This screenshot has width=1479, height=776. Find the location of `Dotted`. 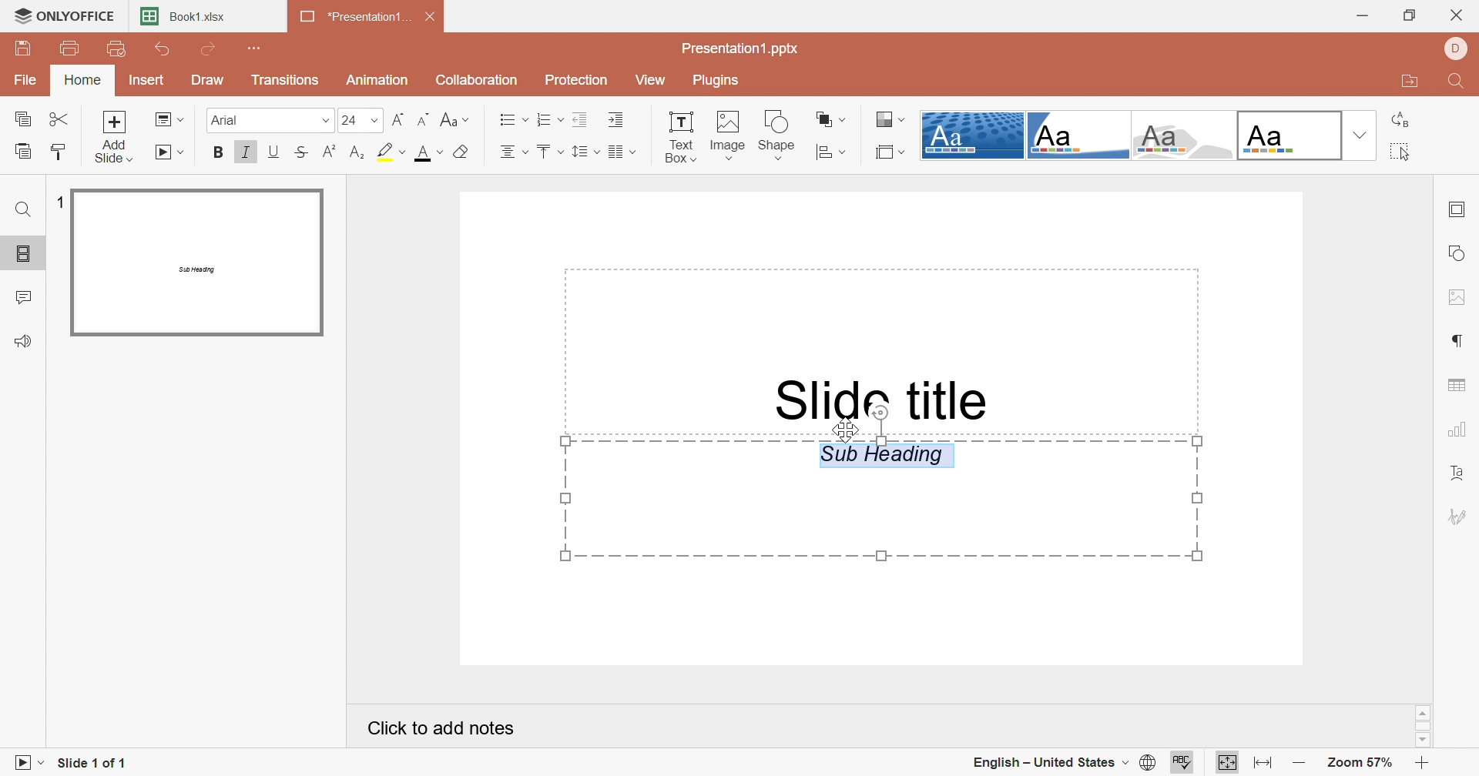

Dotted is located at coordinates (973, 135).